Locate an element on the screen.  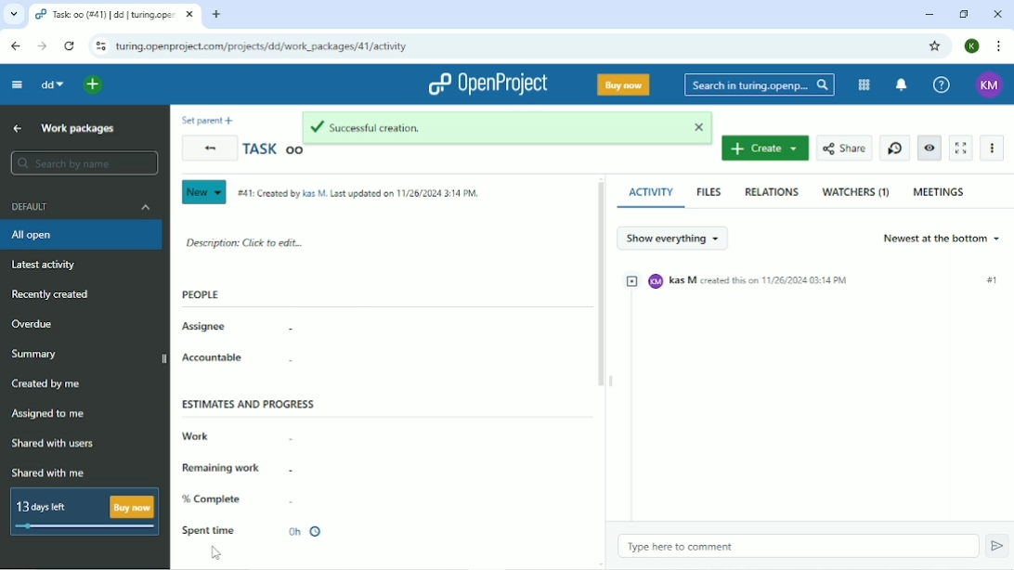
K is located at coordinates (971, 45).